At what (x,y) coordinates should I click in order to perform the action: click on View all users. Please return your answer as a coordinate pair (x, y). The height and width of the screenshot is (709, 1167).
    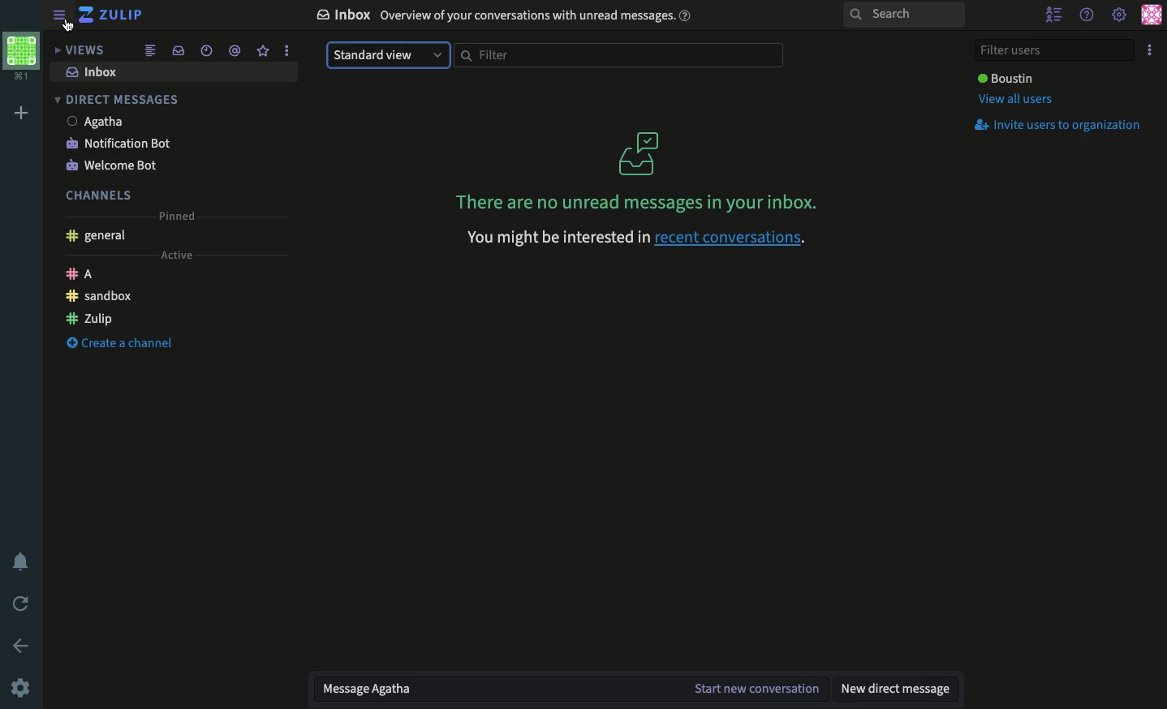
    Looking at the image, I should click on (1018, 100).